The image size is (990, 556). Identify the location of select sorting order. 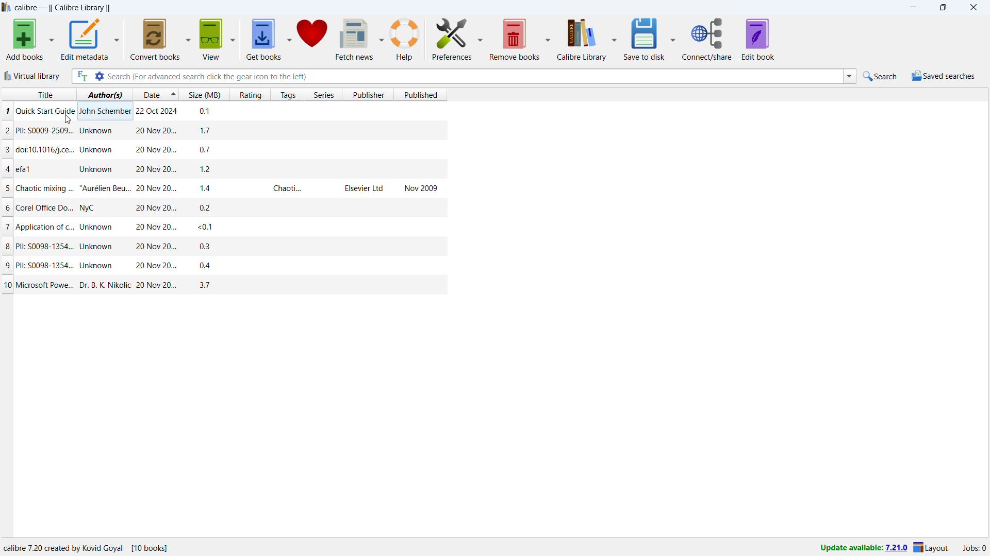
(173, 94).